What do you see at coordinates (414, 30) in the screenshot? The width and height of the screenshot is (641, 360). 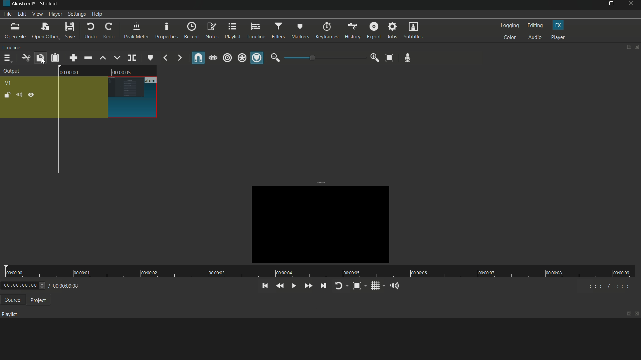 I see `subtitles` at bounding box center [414, 30].